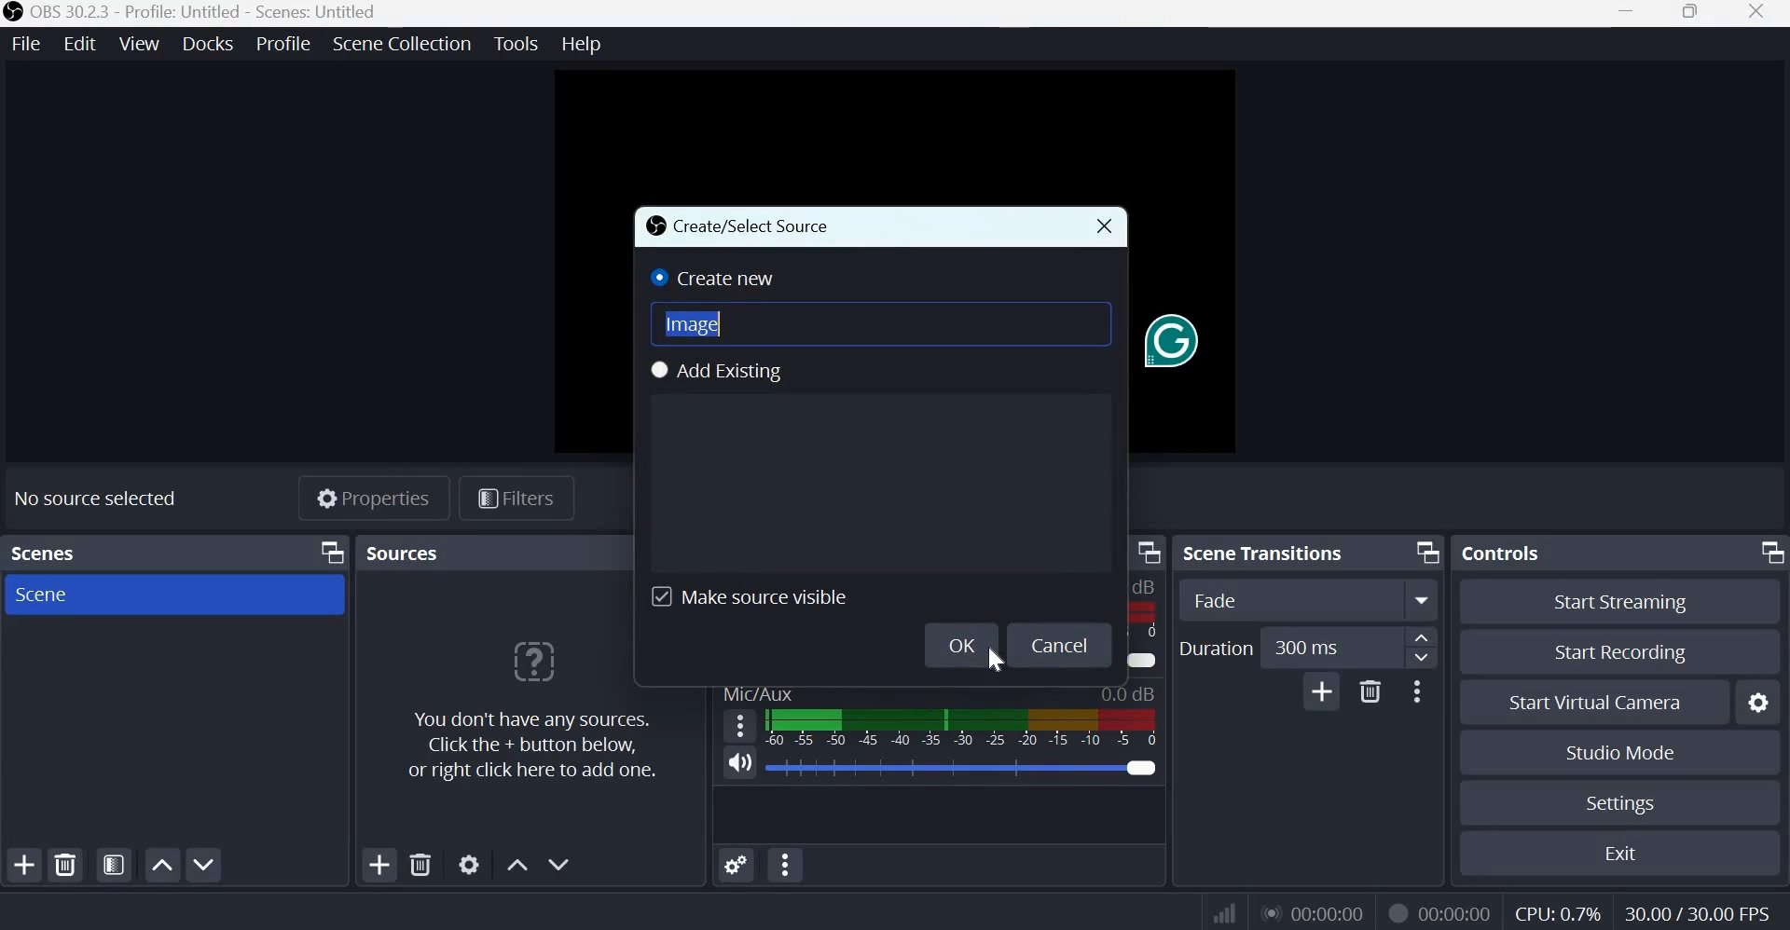  What do you see at coordinates (744, 227) in the screenshot?
I see `Create/Select Source` at bounding box center [744, 227].